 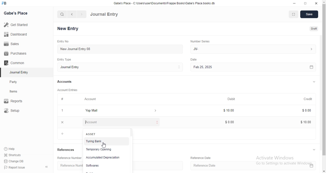 I want to click on search, so click(x=62, y=15).